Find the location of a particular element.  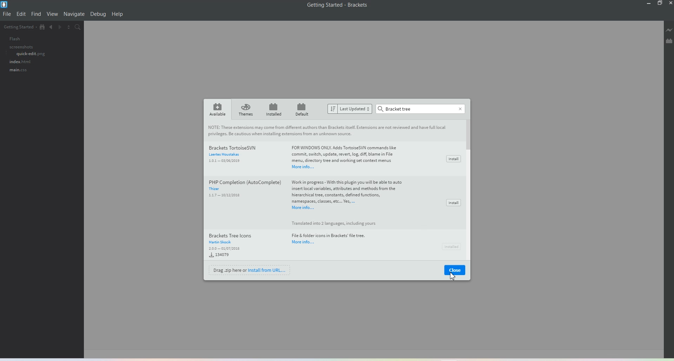

Install from URL is located at coordinates (250, 270).